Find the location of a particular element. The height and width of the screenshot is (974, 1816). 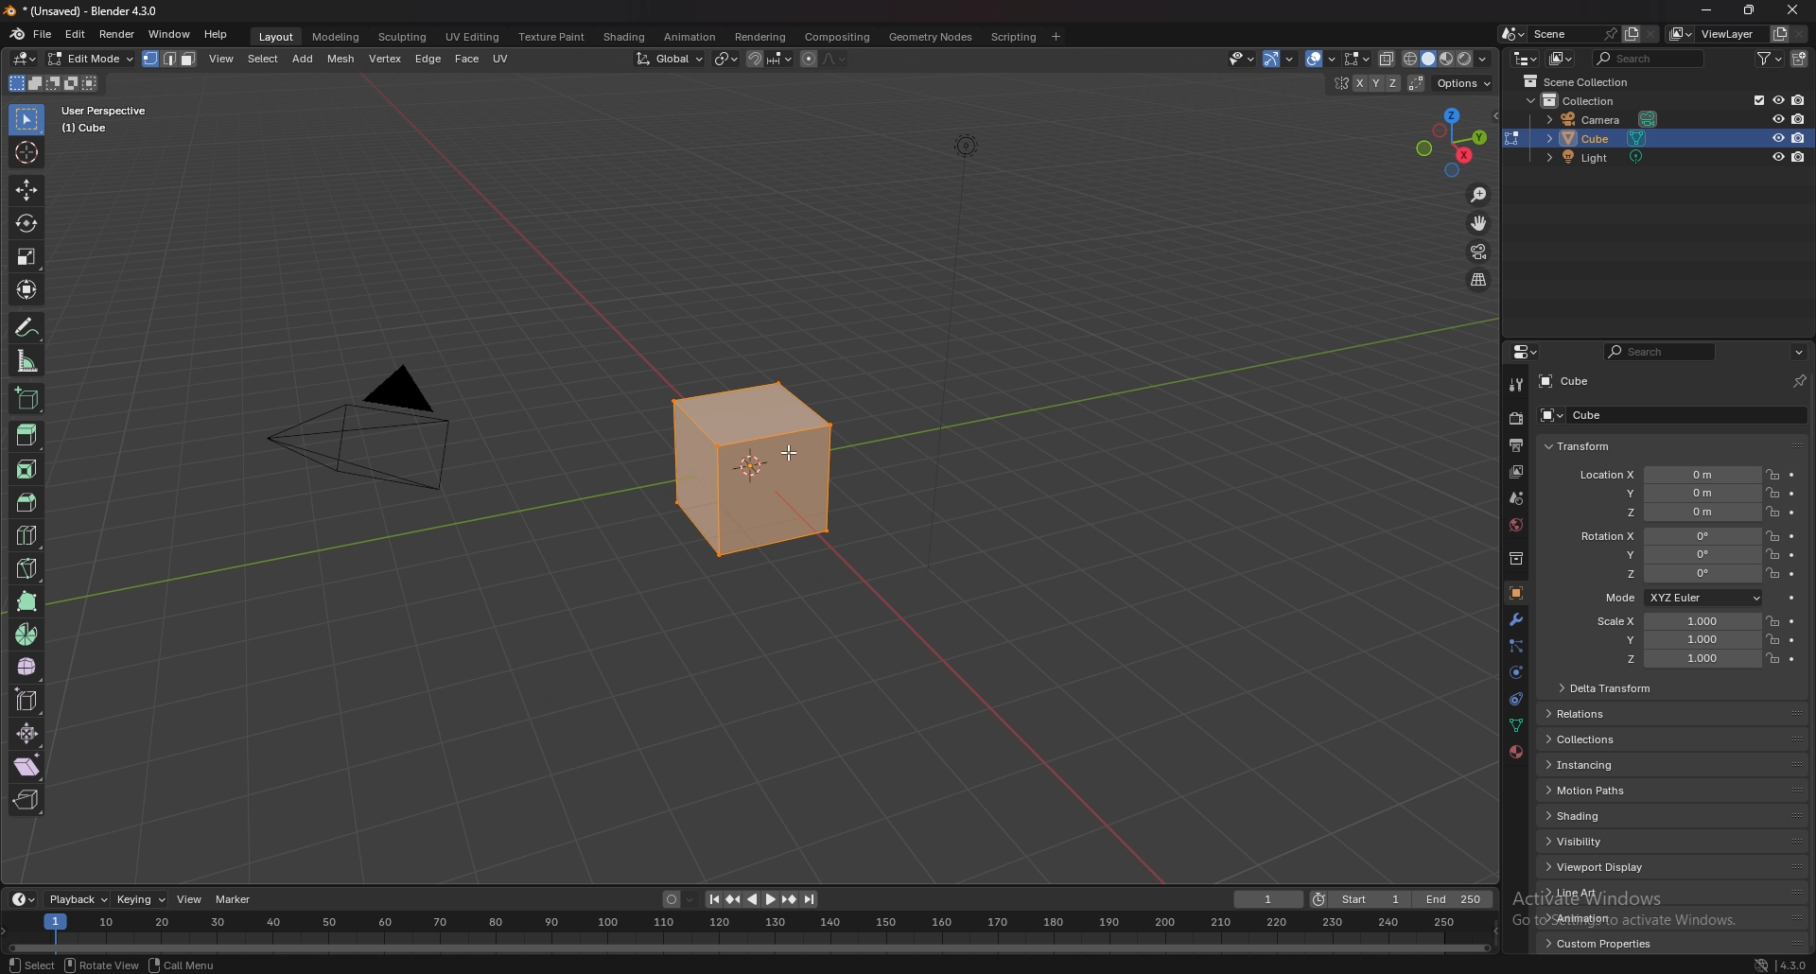

lock location is located at coordinates (1772, 657).